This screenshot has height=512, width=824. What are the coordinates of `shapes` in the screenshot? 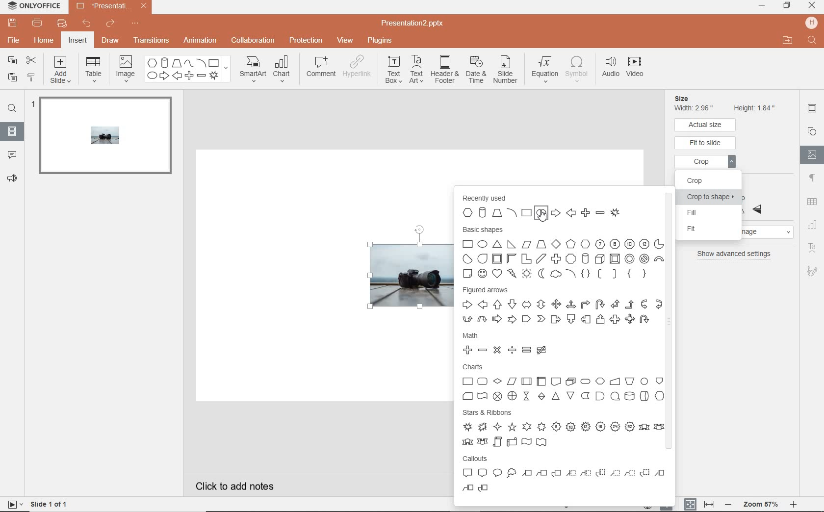 It's located at (186, 69).